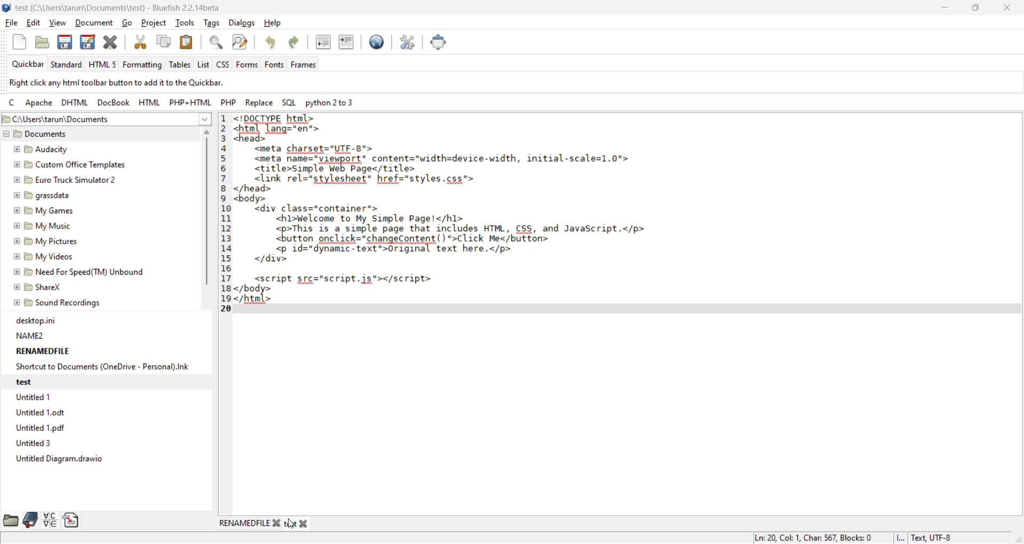 Image resolution: width=1024 pixels, height=544 pixels. I want to click on Untitled 1.0dt, so click(50, 412).